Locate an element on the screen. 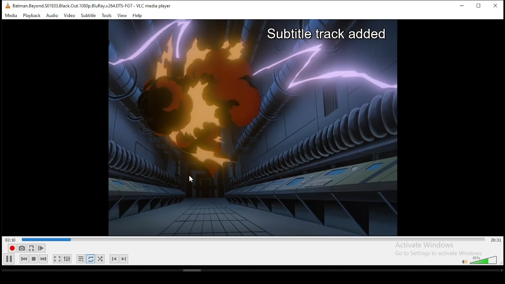 Image resolution: width=505 pixels, height=284 pixels. subtitle is located at coordinates (88, 15).